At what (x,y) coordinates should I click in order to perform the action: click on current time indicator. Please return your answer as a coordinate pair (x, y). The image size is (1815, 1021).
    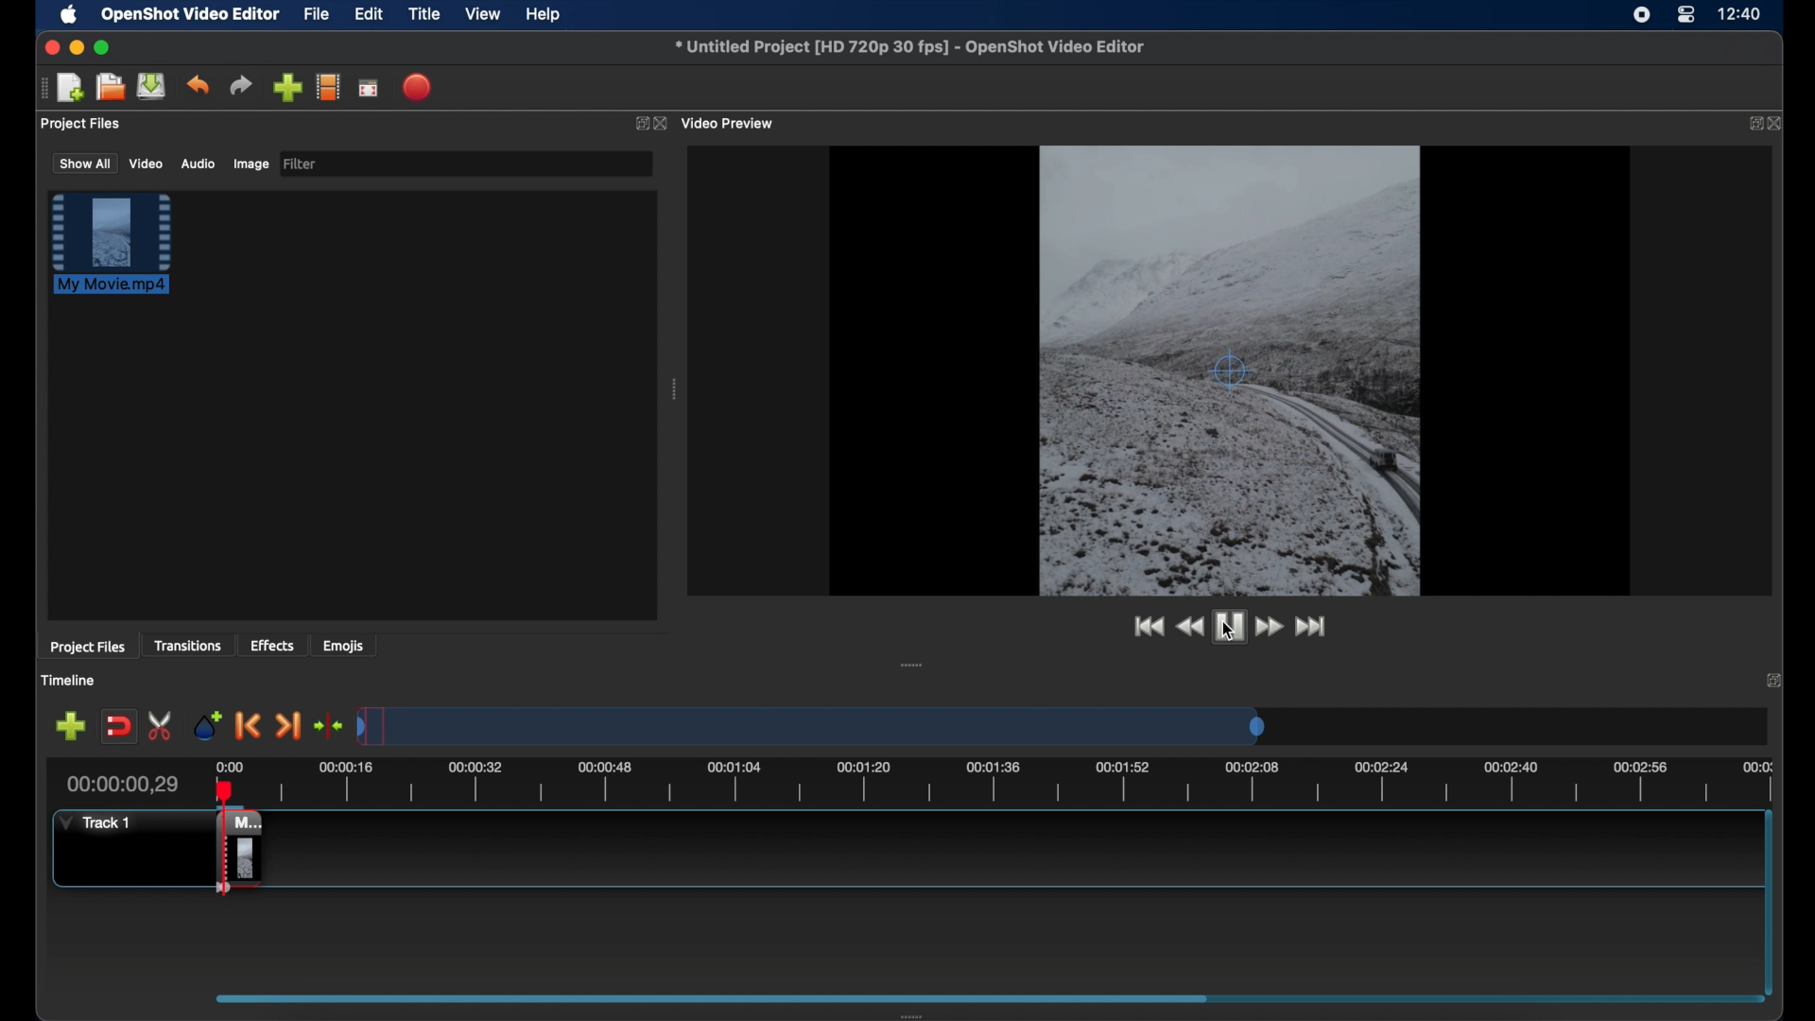
    Looking at the image, I should click on (123, 785).